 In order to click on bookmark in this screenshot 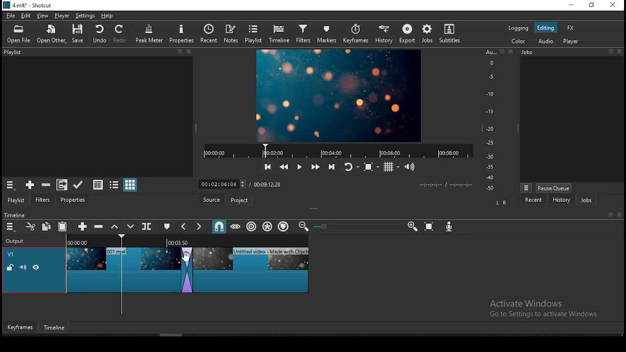, I will do `click(608, 215)`.